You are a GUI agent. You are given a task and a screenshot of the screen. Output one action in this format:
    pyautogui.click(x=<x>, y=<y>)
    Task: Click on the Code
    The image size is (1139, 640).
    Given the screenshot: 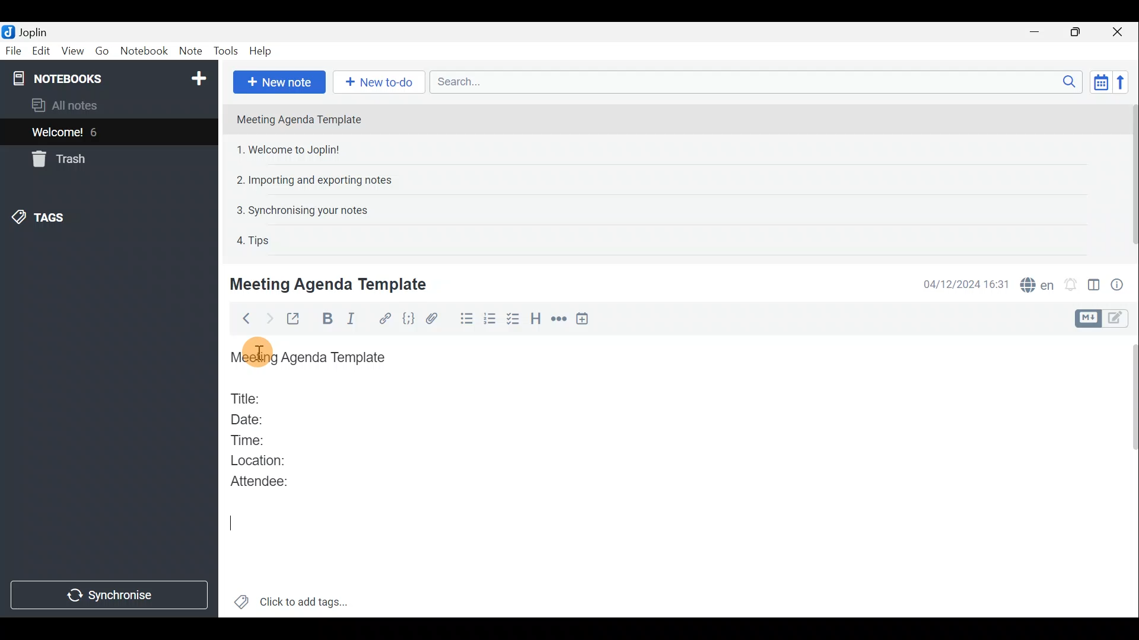 What is the action you would take?
    pyautogui.click(x=409, y=321)
    